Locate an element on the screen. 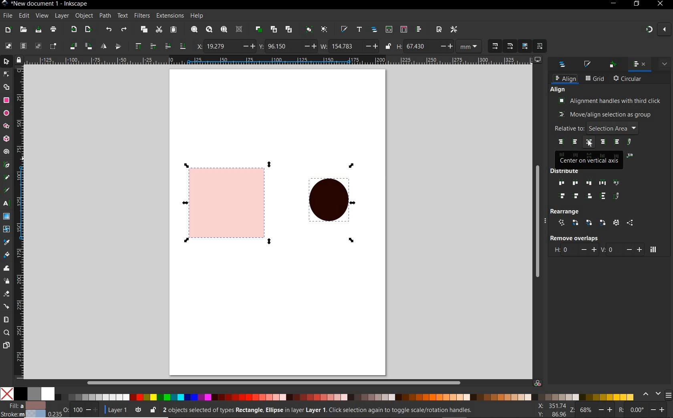 Image resolution: width=673 pixels, height=418 pixels. CURSOR is located at coordinates (590, 144).